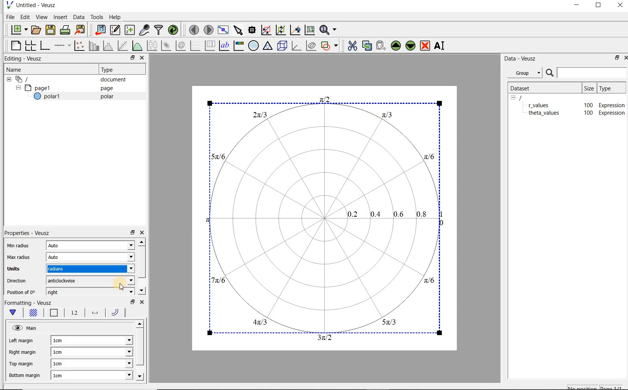 The width and height of the screenshot is (628, 390). What do you see at coordinates (30, 4) in the screenshot?
I see `Untitled - Veusz` at bounding box center [30, 4].